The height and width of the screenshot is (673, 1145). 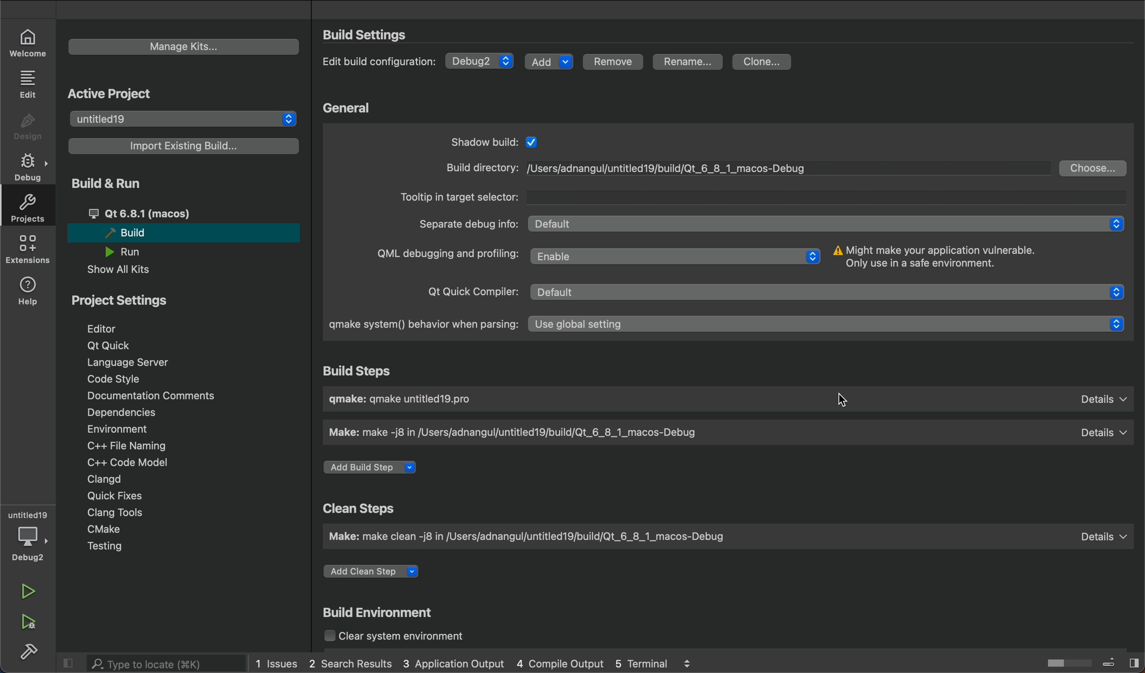 I want to click on debug, so click(x=31, y=544).